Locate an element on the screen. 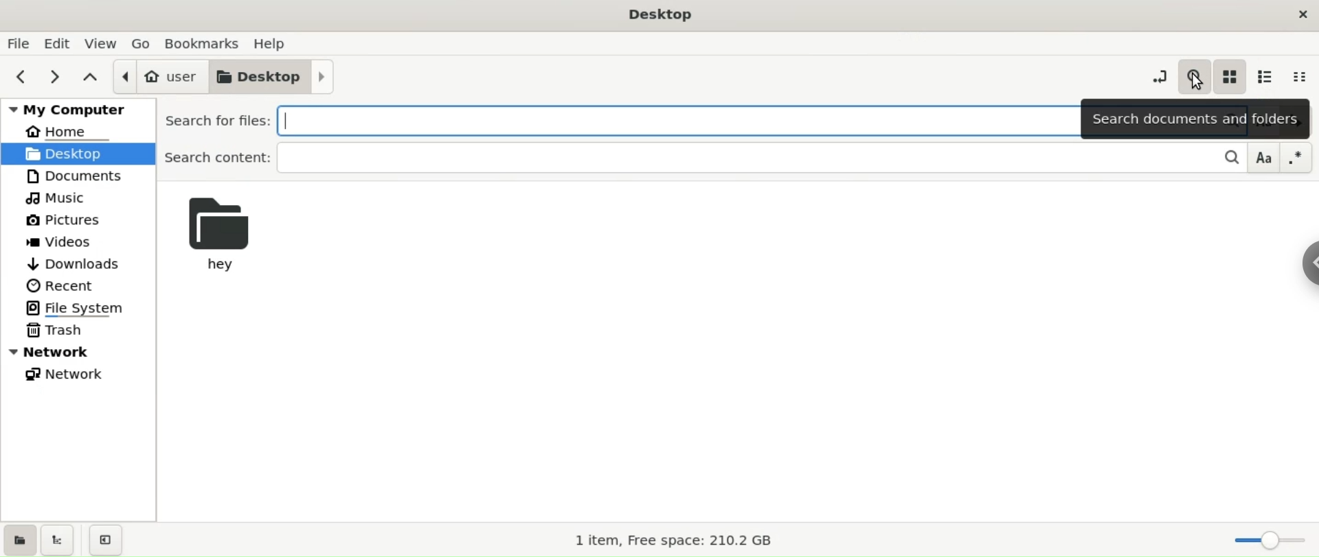 Image resolution: width=1319 pixels, height=557 pixels. title is located at coordinates (649, 14).